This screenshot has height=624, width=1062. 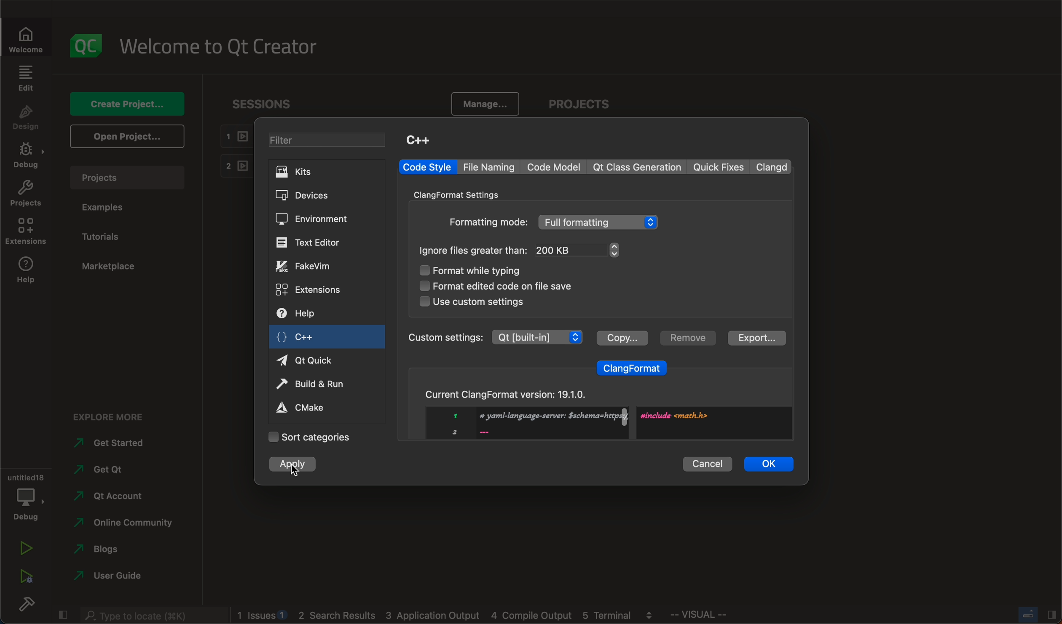 I want to click on full formating, so click(x=600, y=222).